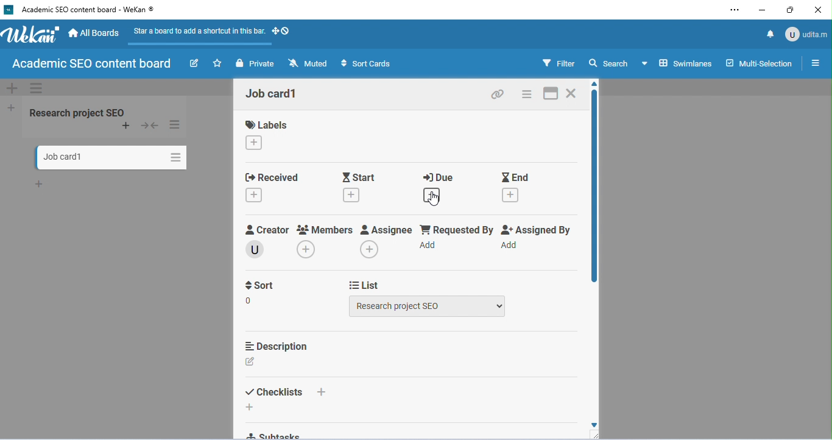 The image size is (832, 440). I want to click on edit sort, so click(251, 301).